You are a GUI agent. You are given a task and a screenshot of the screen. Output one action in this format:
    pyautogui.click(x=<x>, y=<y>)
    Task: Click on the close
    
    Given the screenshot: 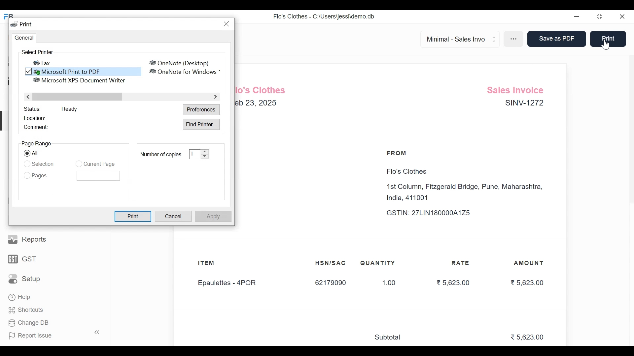 What is the action you would take?
    pyautogui.click(x=228, y=24)
    